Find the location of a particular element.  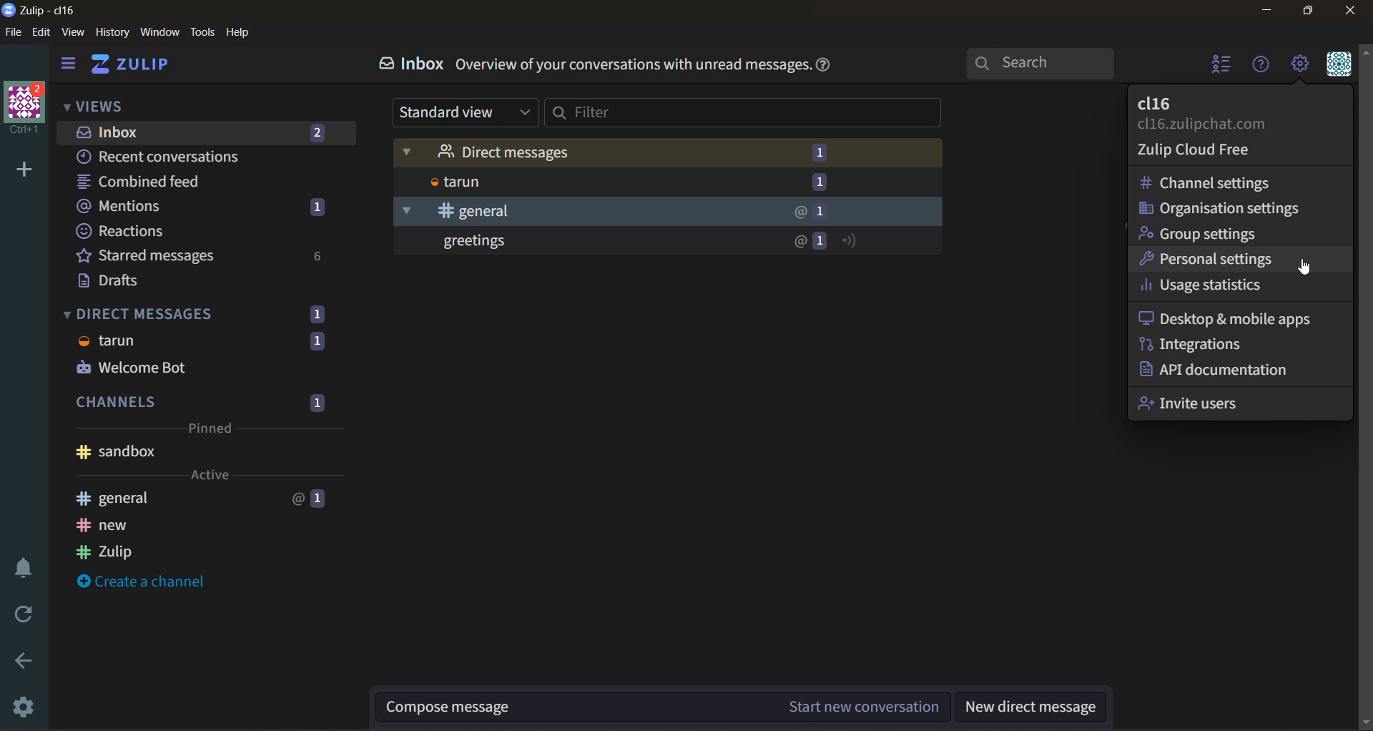

hide  user list is located at coordinates (1219, 63).